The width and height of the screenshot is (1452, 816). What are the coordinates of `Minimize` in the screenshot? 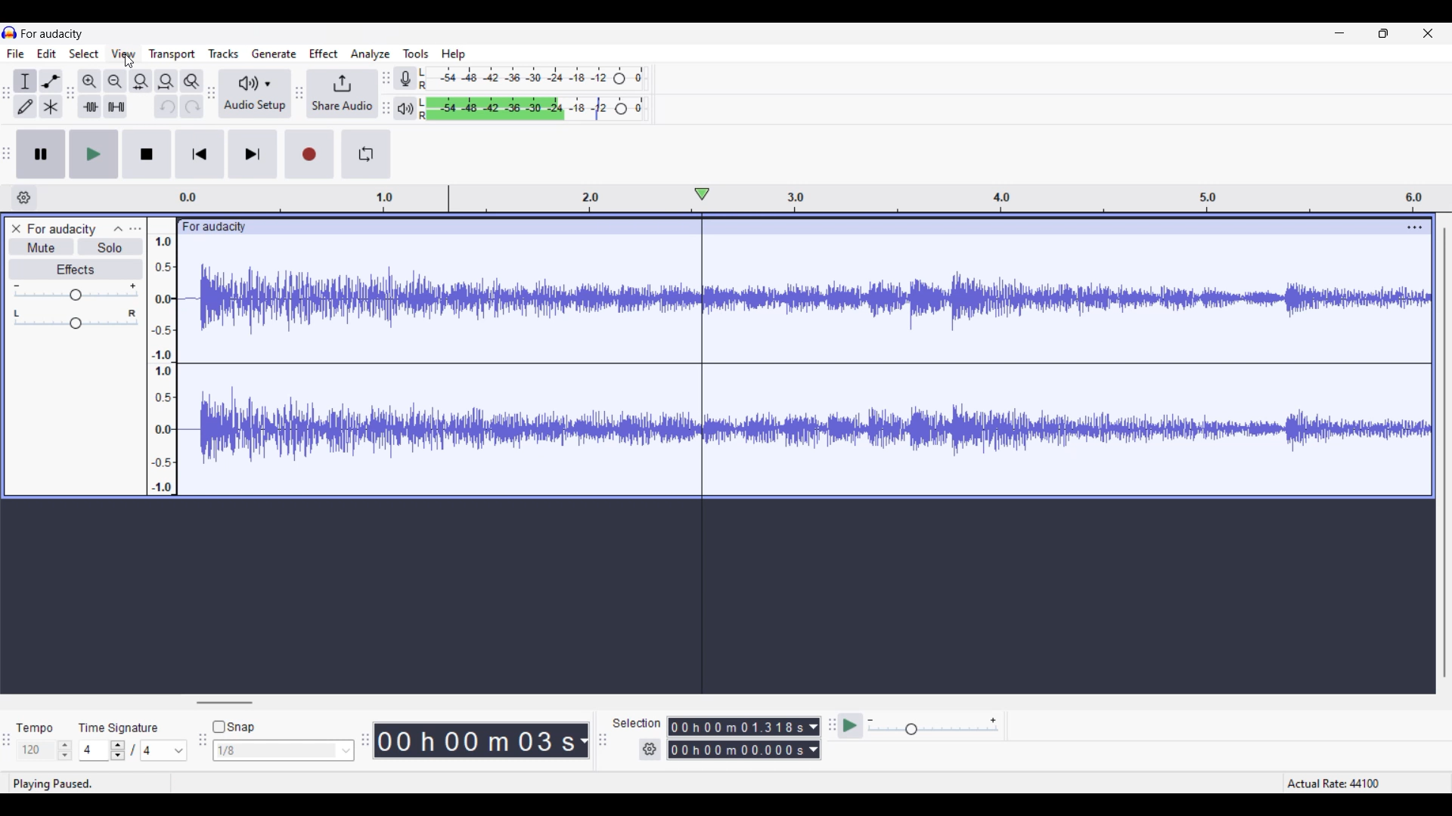 It's located at (1339, 32).